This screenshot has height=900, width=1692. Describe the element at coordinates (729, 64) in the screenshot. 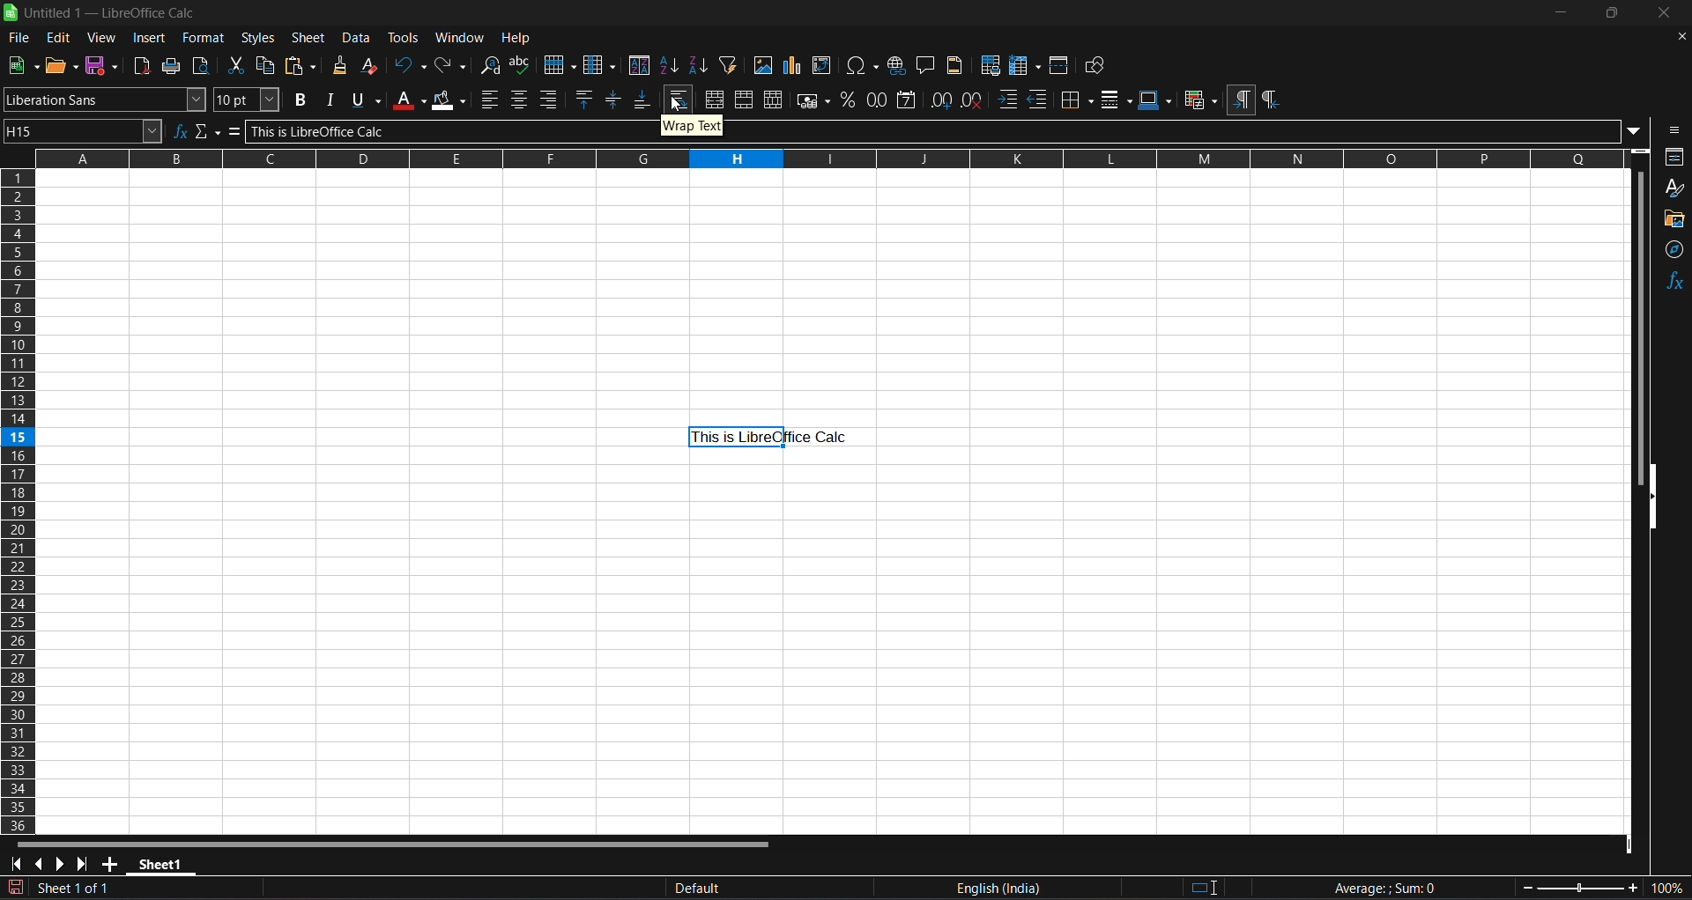

I see `auto filter` at that location.